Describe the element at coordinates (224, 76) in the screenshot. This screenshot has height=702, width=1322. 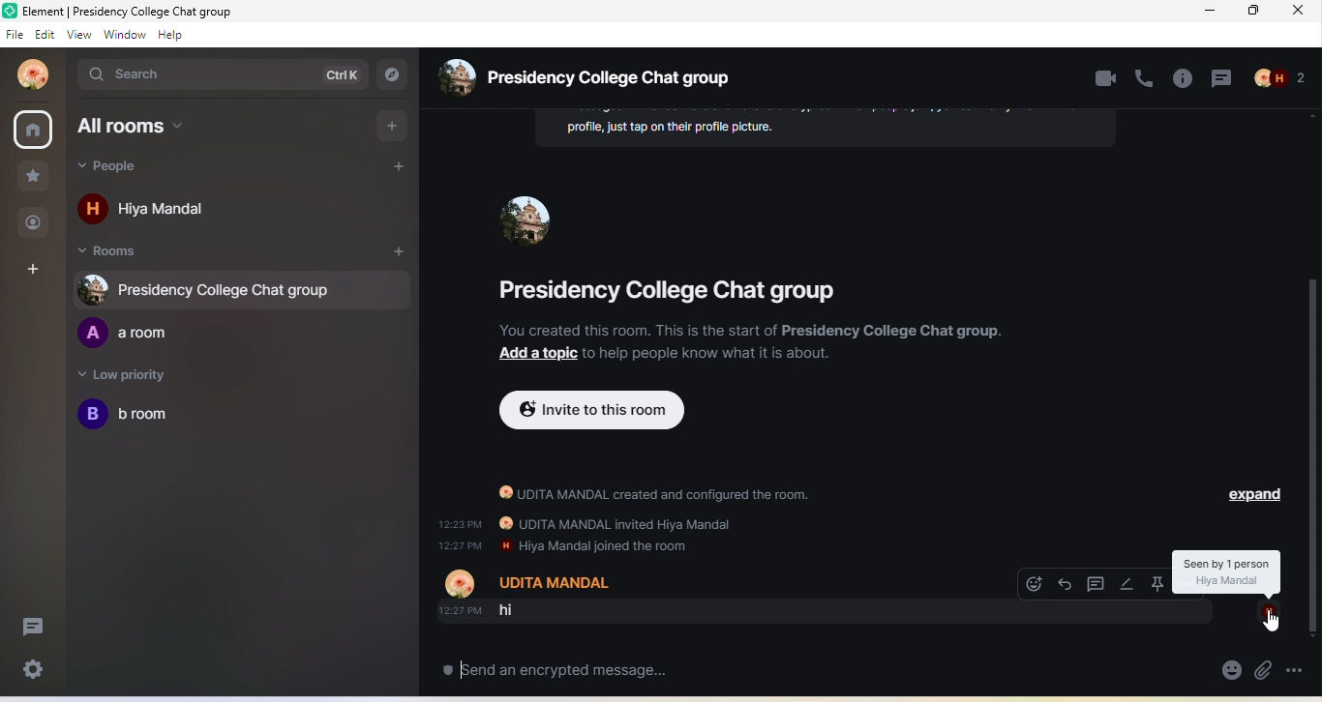
I see `search` at that location.